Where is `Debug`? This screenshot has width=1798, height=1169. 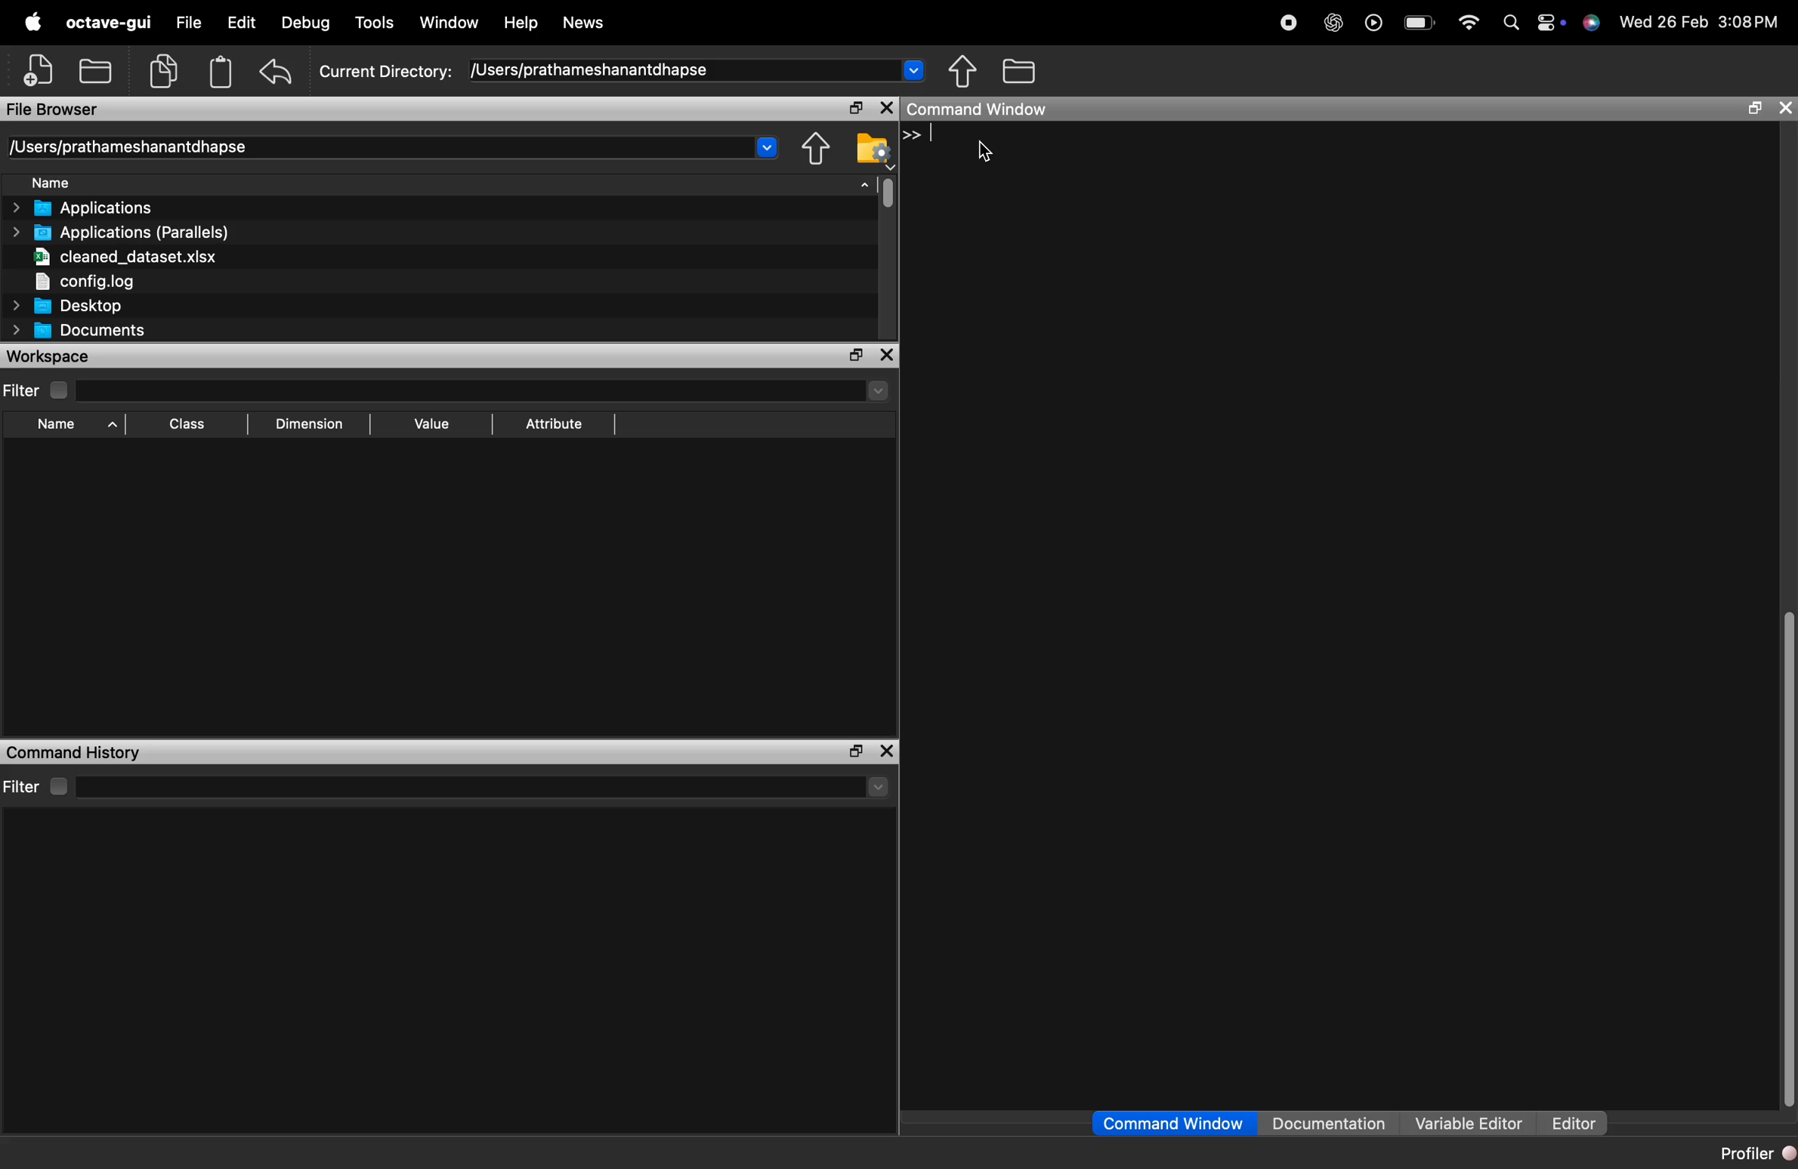
Debug is located at coordinates (306, 23).